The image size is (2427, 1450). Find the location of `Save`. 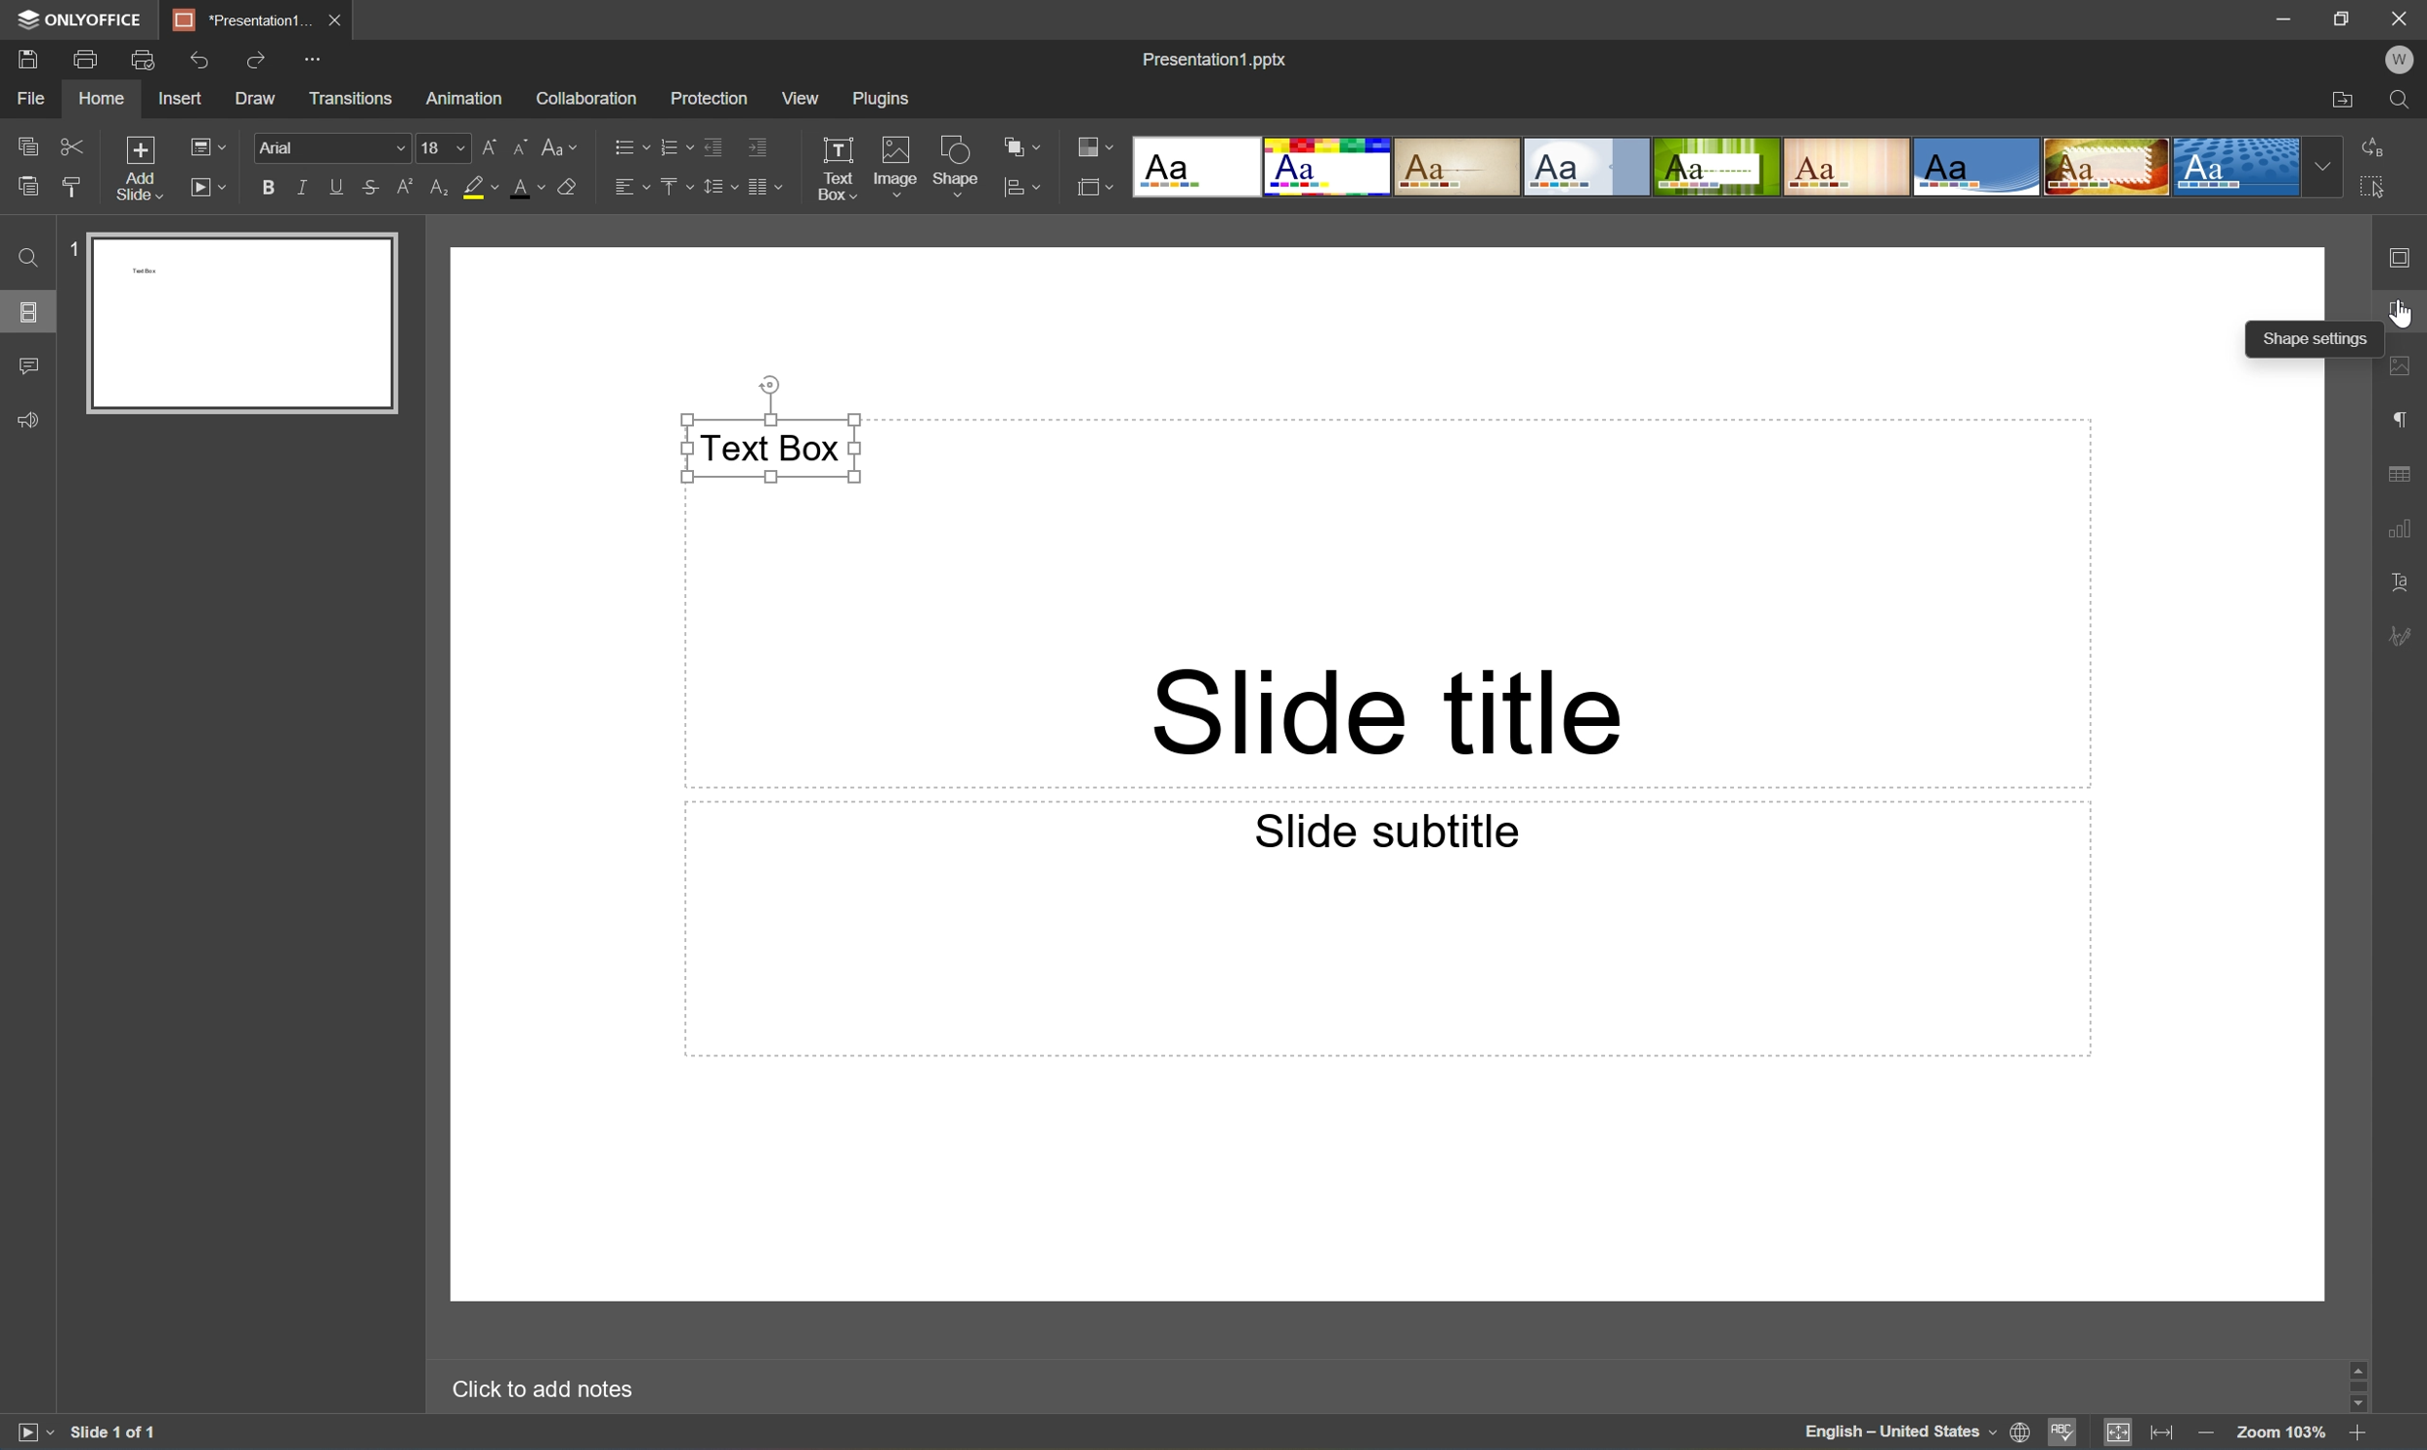

Save is located at coordinates (26, 60).